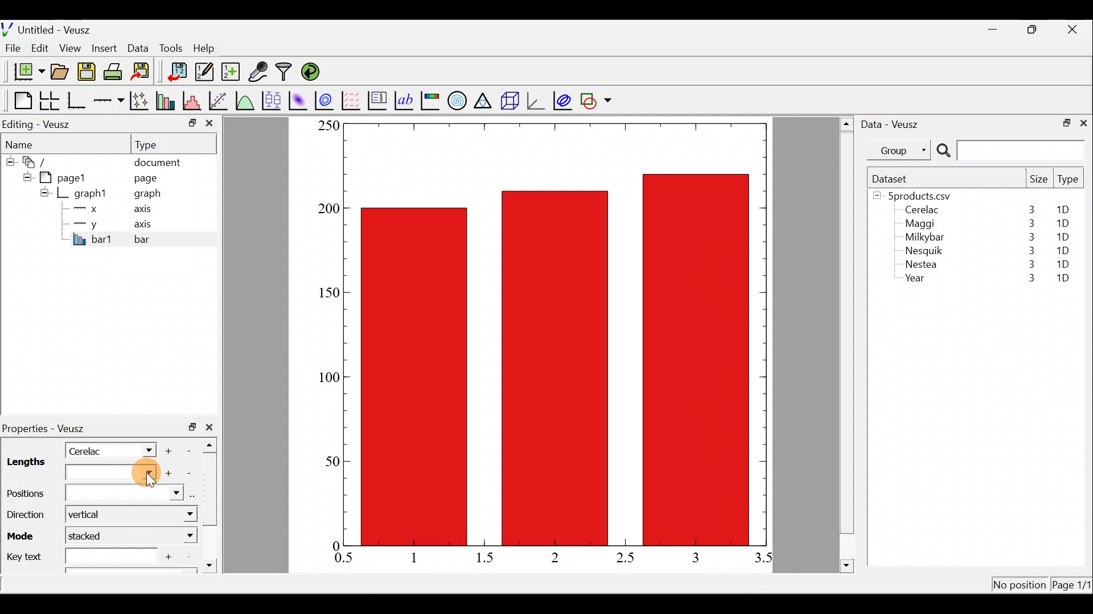 Image resolution: width=1093 pixels, height=614 pixels. Describe the element at coordinates (920, 210) in the screenshot. I see `Cerelac` at that location.